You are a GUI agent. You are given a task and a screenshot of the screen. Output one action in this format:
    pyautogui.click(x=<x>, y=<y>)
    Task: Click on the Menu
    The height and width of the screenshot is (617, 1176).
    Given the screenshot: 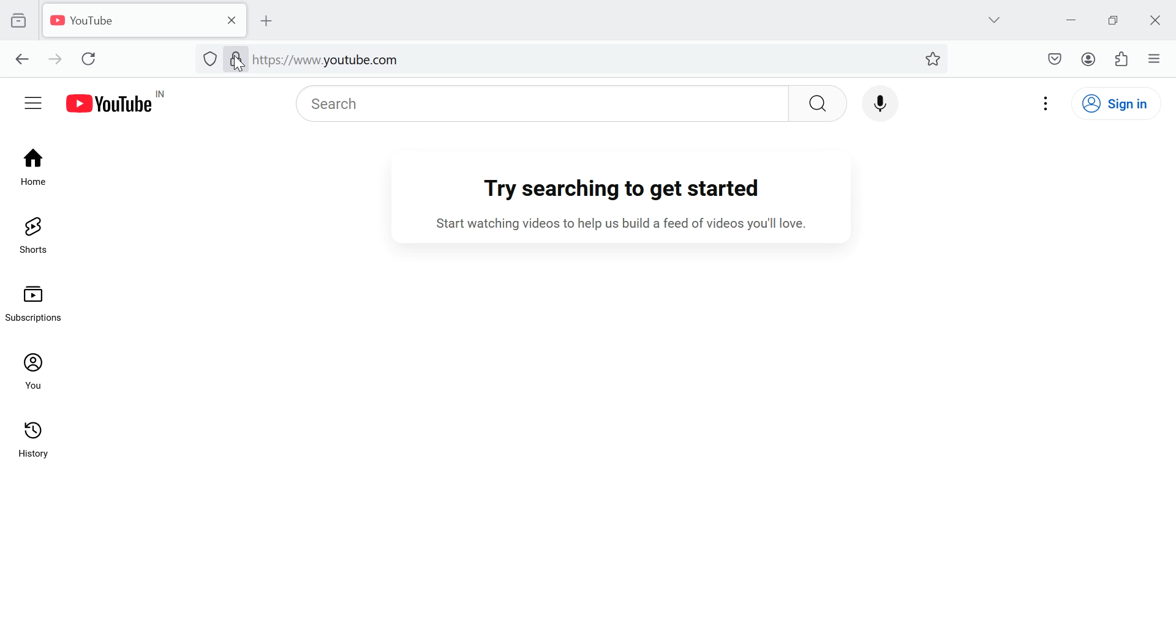 What is the action you would take?
    pyautogui.click(x=33, y=102)
    